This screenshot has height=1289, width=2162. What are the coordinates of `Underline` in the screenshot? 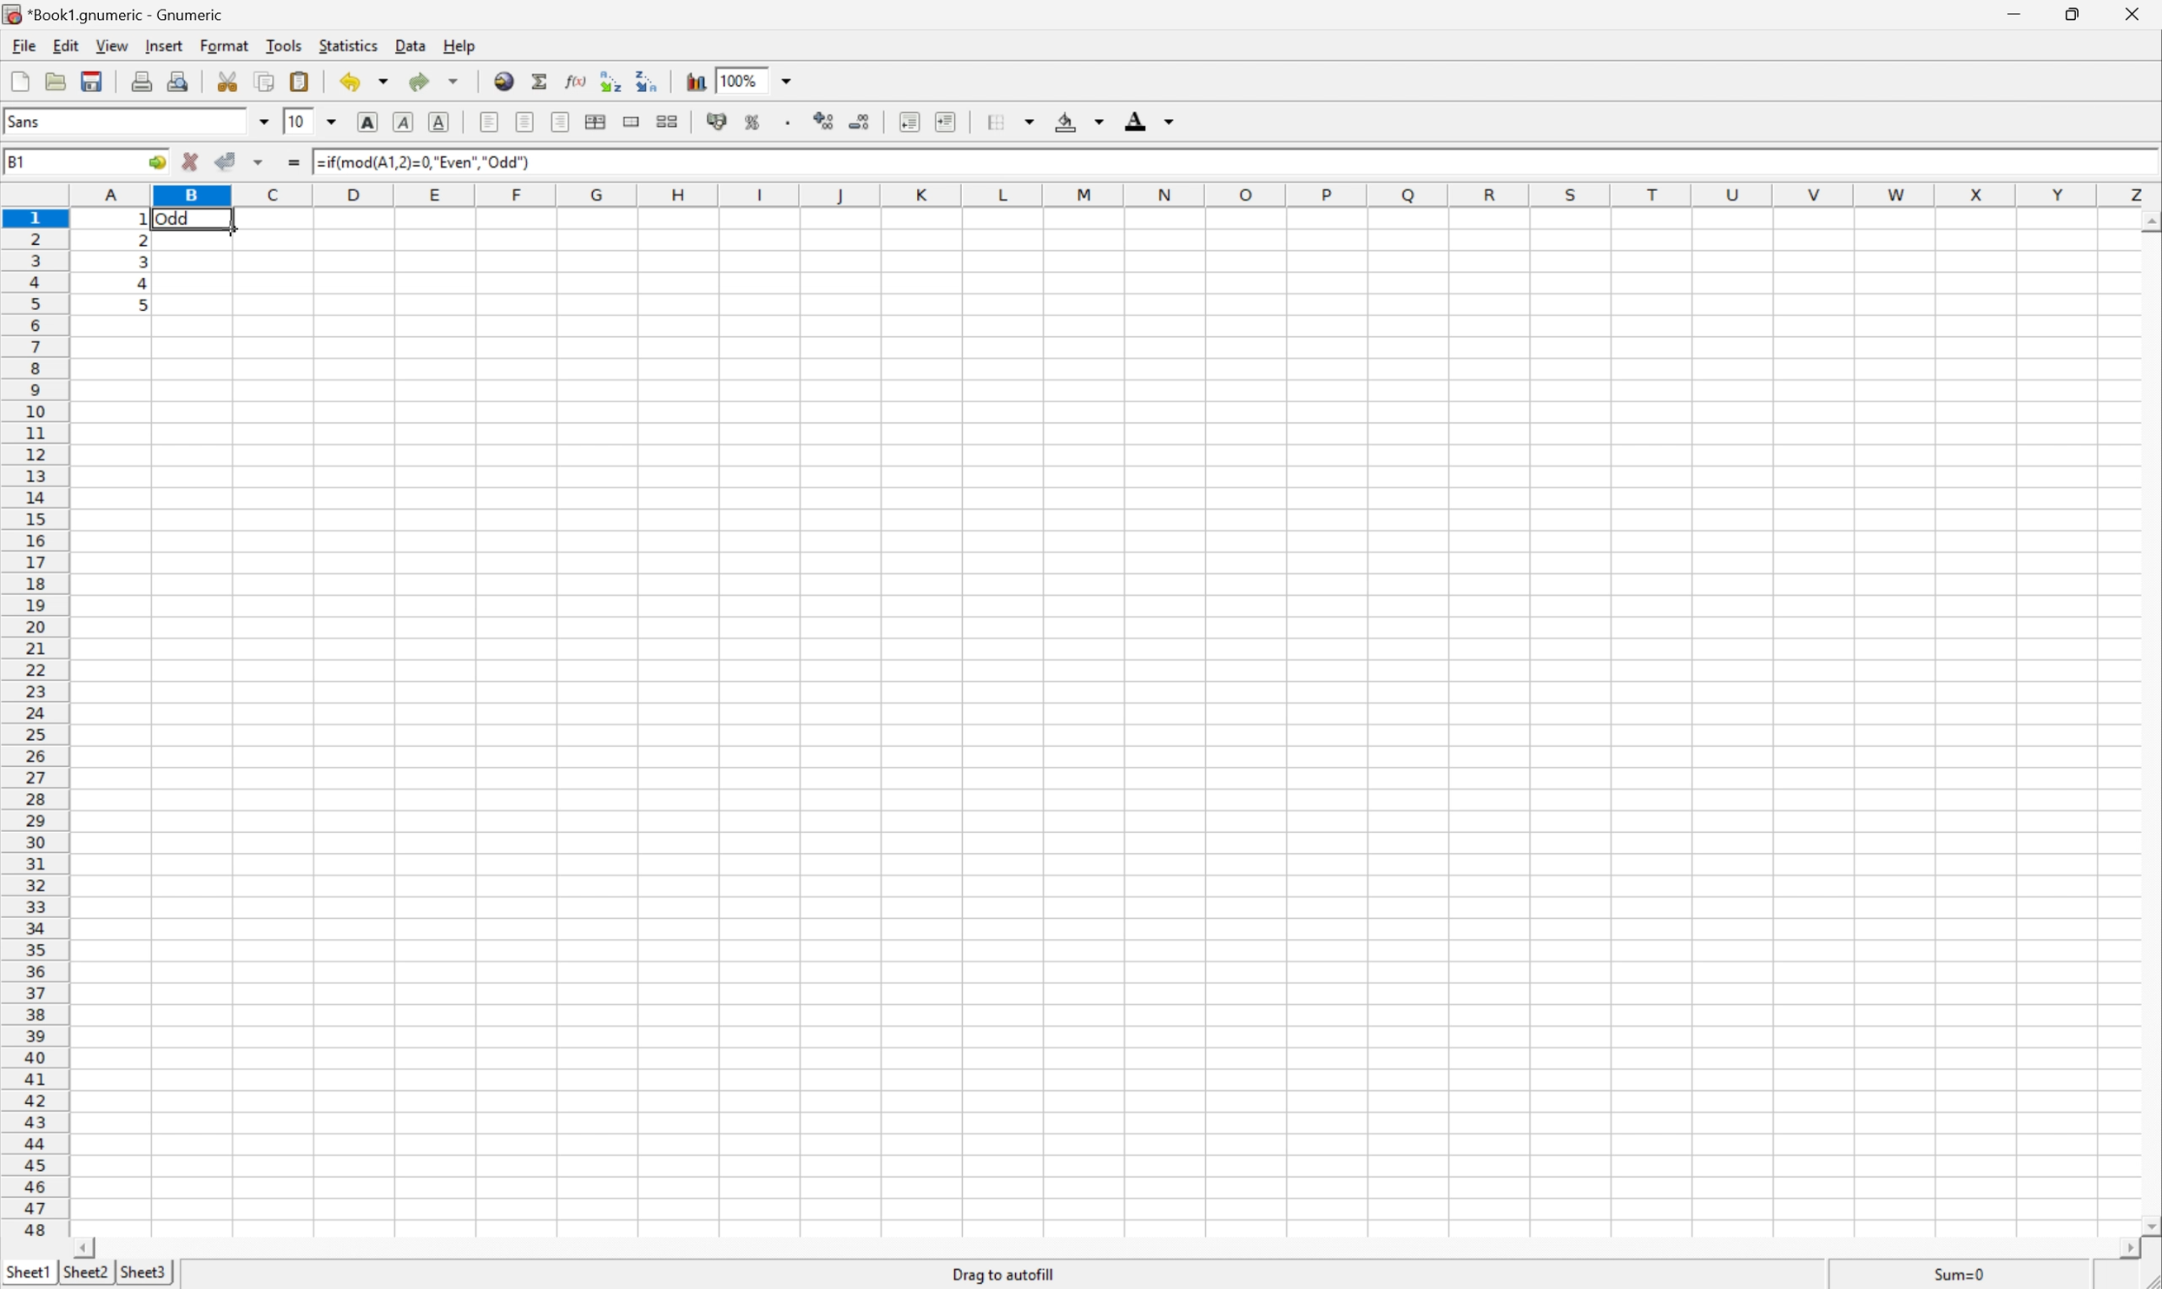 It's located at (439, 122).